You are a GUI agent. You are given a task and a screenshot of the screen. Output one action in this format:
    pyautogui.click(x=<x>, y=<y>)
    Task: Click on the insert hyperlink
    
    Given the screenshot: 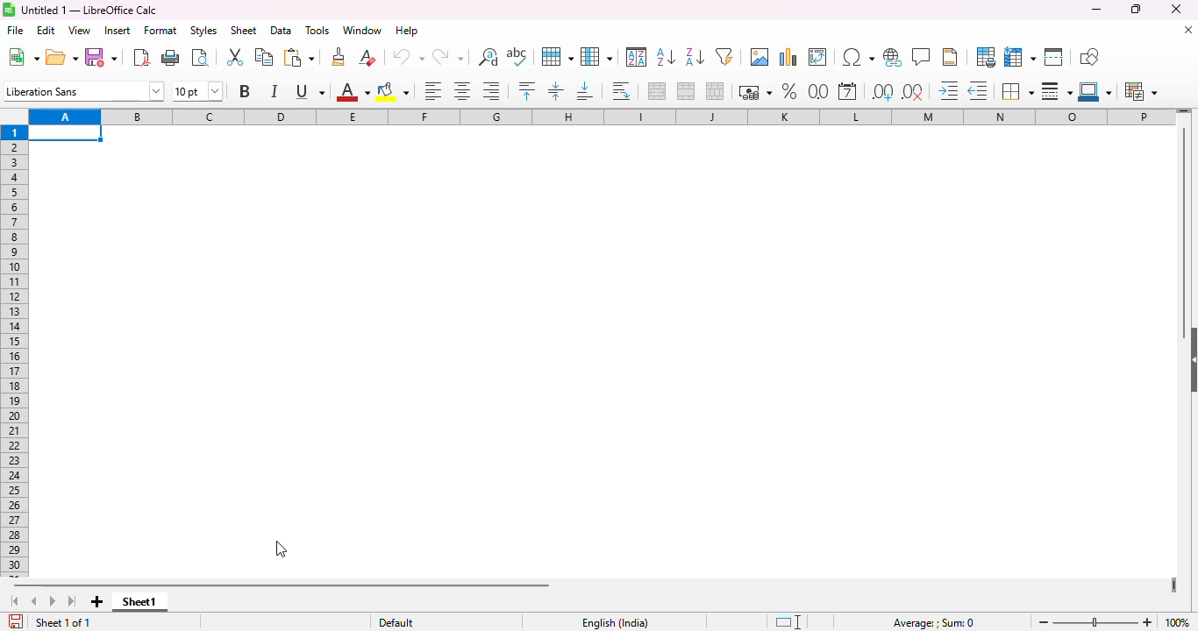 What is the action you would take?
    pyautogui.click(x=893, y=57)
    